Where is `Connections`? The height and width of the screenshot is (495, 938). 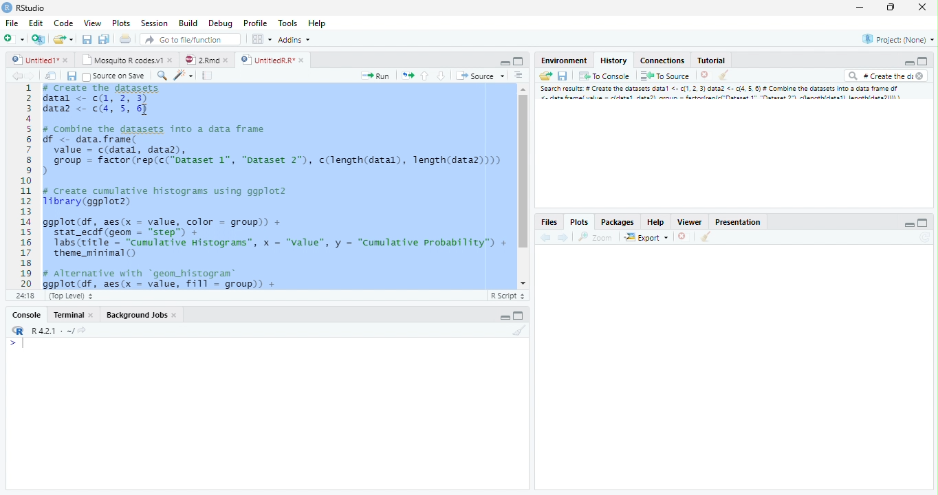
Connections is located at coordinates (663, 60).